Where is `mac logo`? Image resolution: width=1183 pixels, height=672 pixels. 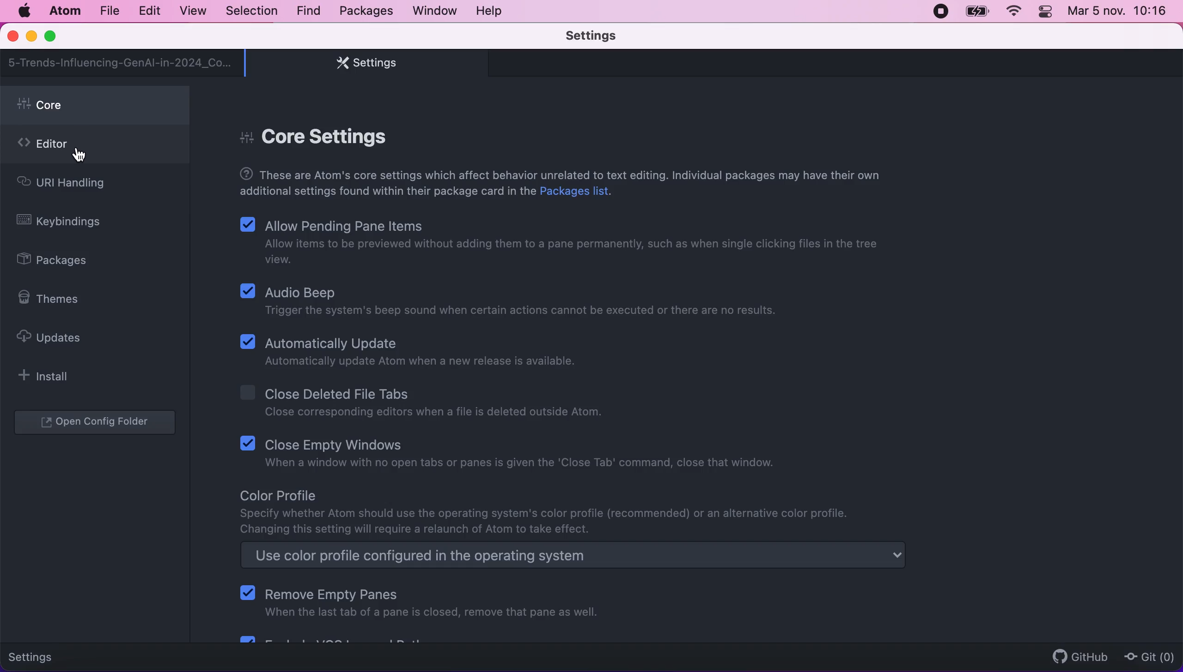
mac logo is located at coordinates (24, 11).